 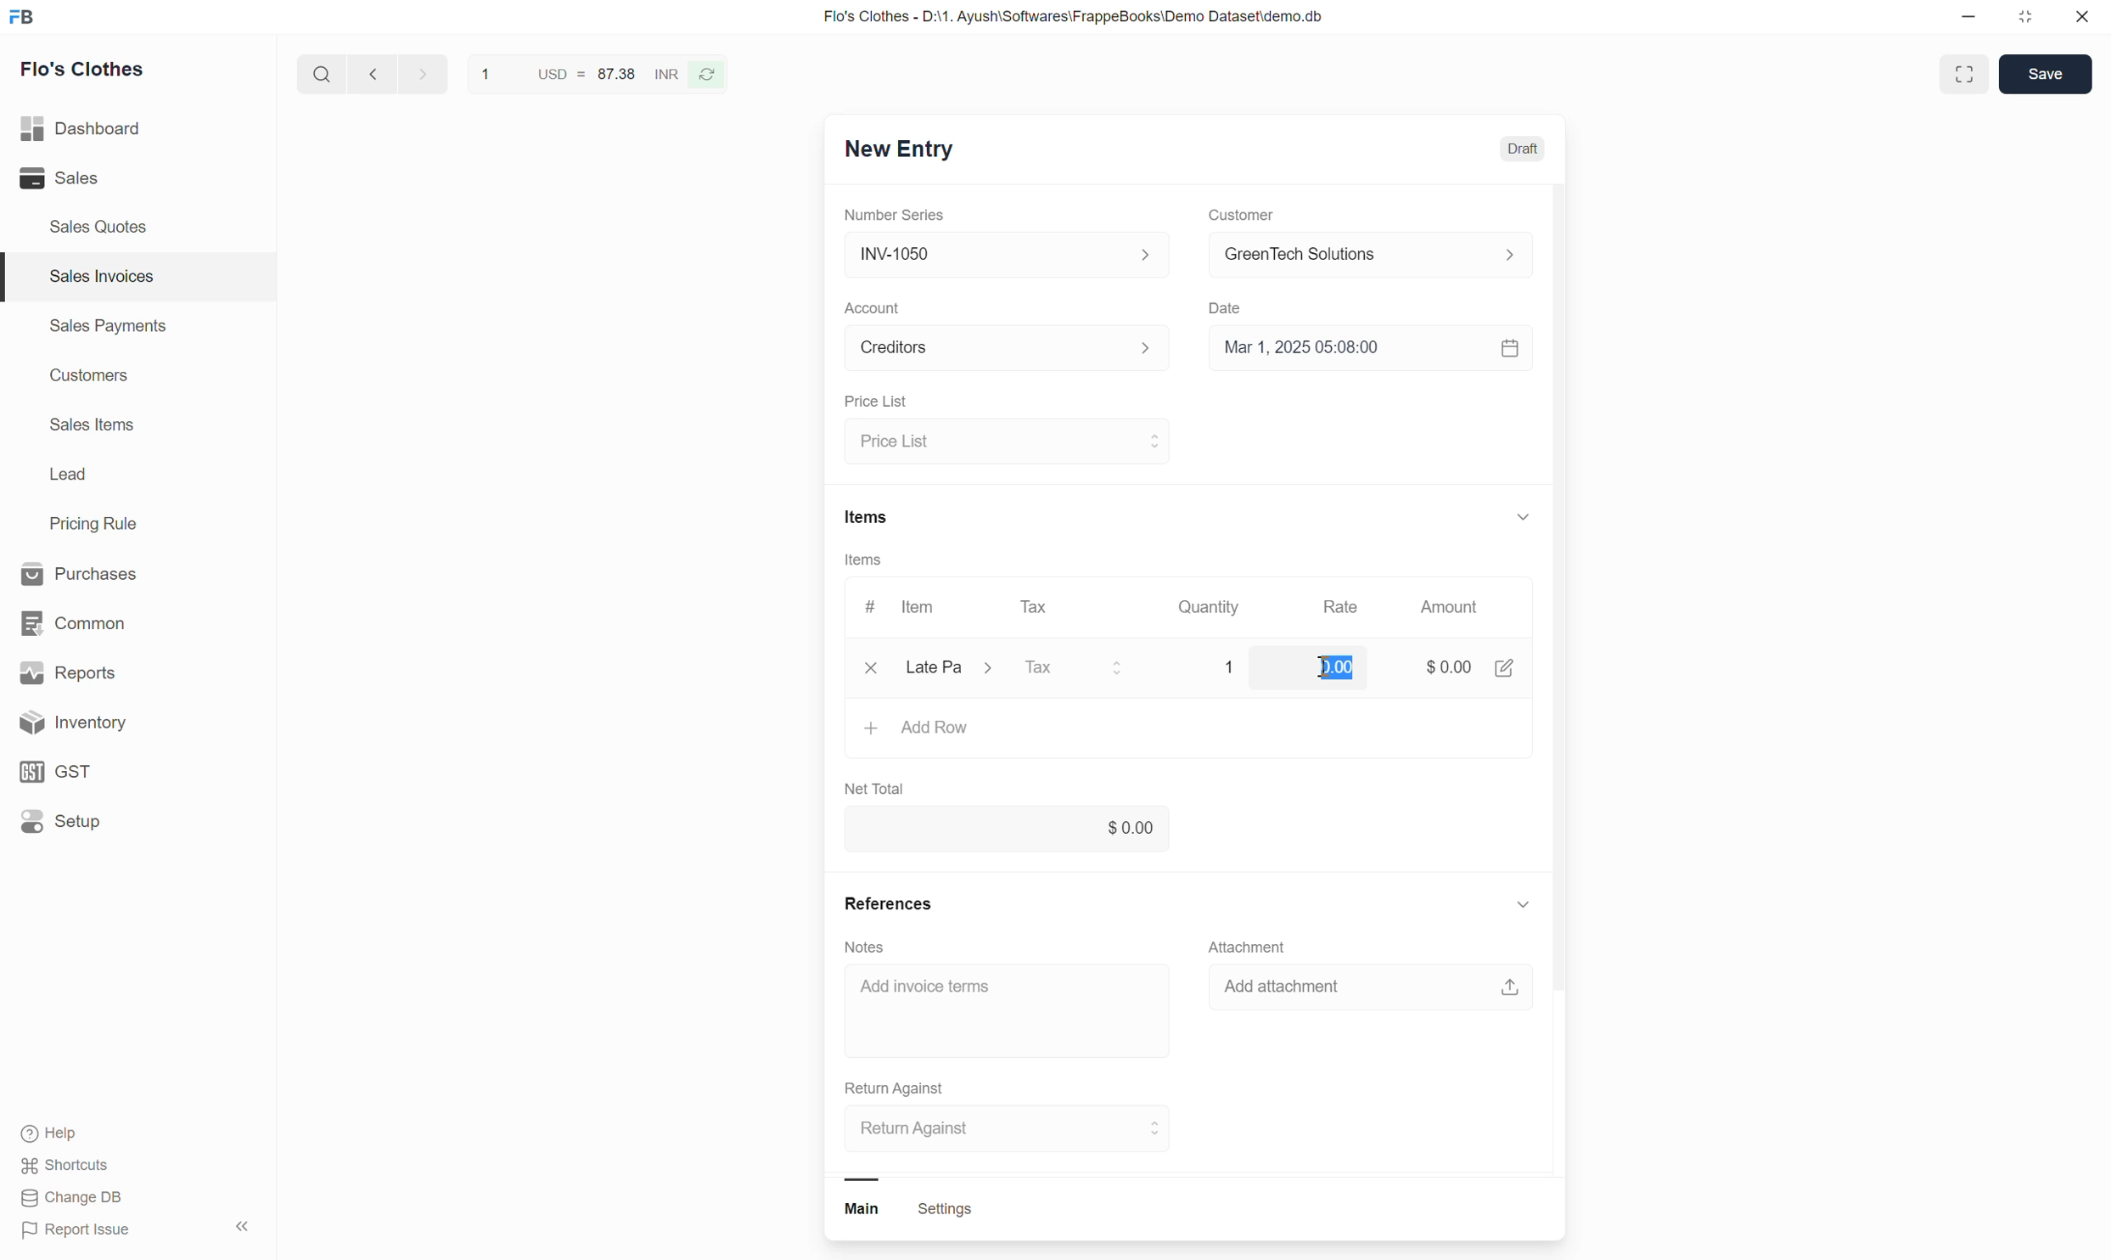 What do you see at coordinates (1367, 257) in the screenshot?
I see `select customer` at bounding box center [1367, 257].